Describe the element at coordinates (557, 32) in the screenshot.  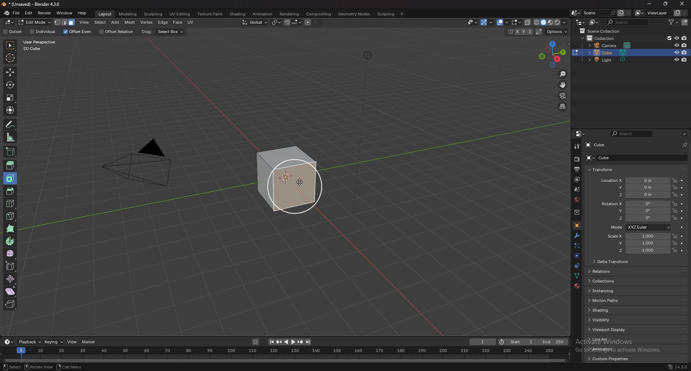
I see `options` at that location.